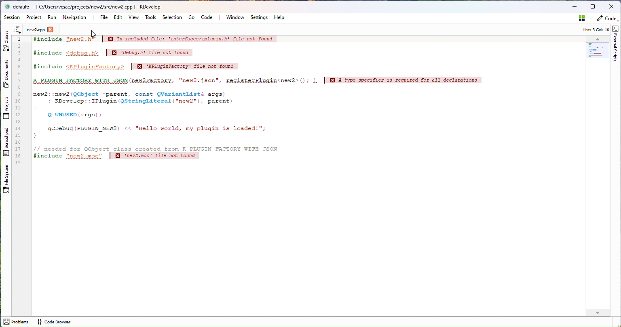  I want to click on Selection, so click(173, 18).